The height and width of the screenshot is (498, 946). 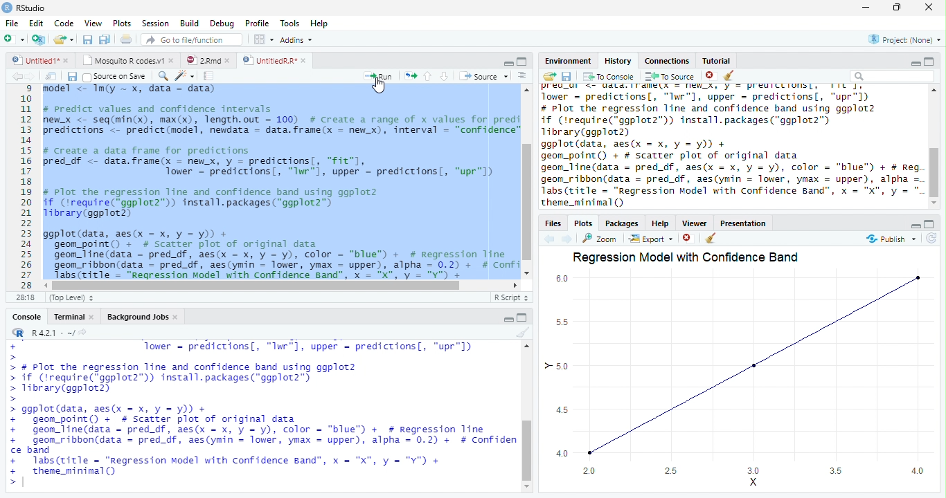 What do you see at coordinates (484, 77) in the screenshot?
I see `Source` at bounding box center [484, 77].